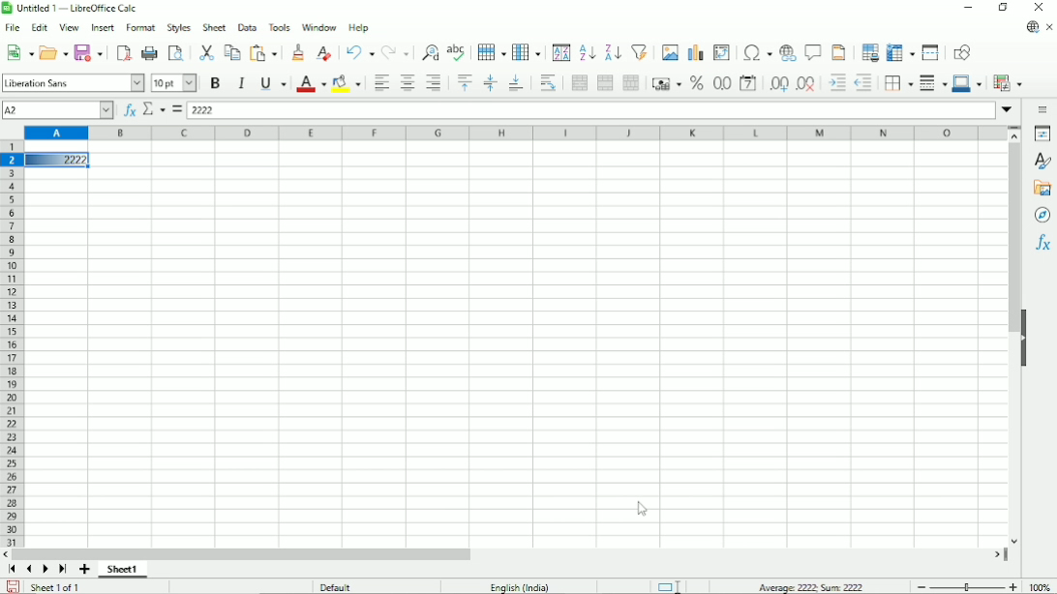  I want to click on Scroll to first sheet, so click(12, 569).